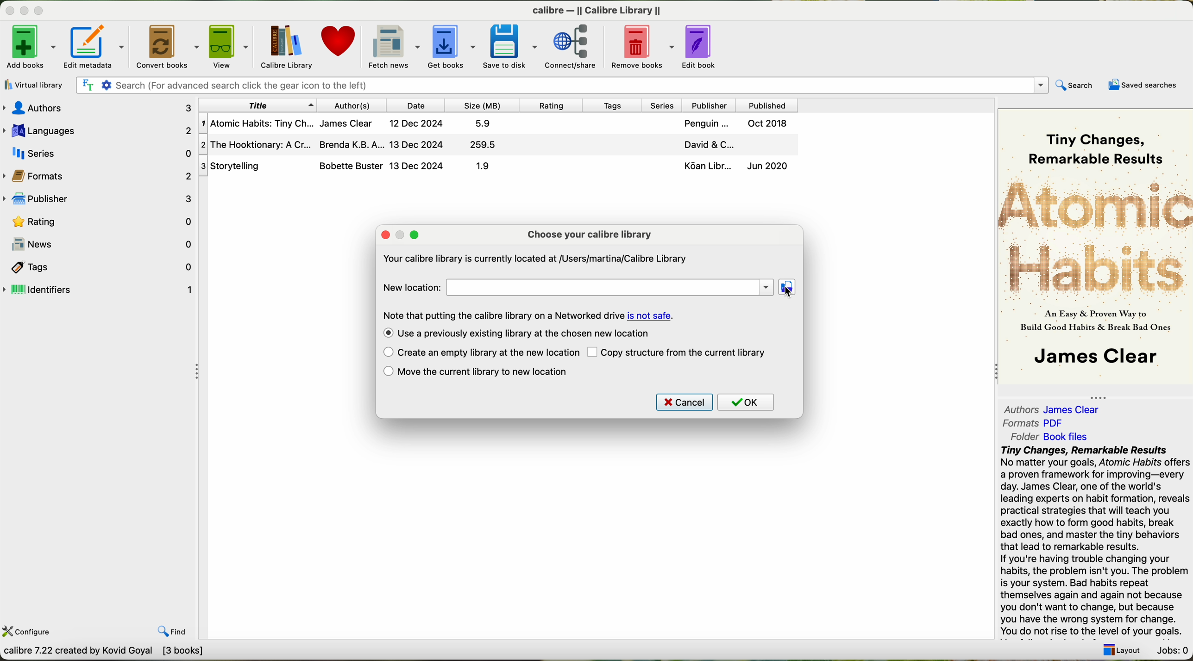  Describe the element at coordinates (166, 45) in the screenshot. I see `convert books` at that location.